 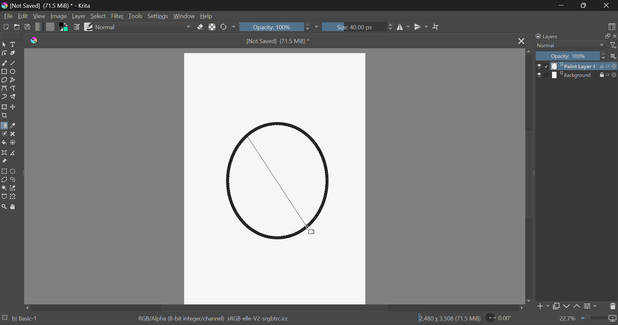 What do you see at coordinates (553, 36) in the screenshot?
I see `Layers Docker` at bounding box center [553, 36].